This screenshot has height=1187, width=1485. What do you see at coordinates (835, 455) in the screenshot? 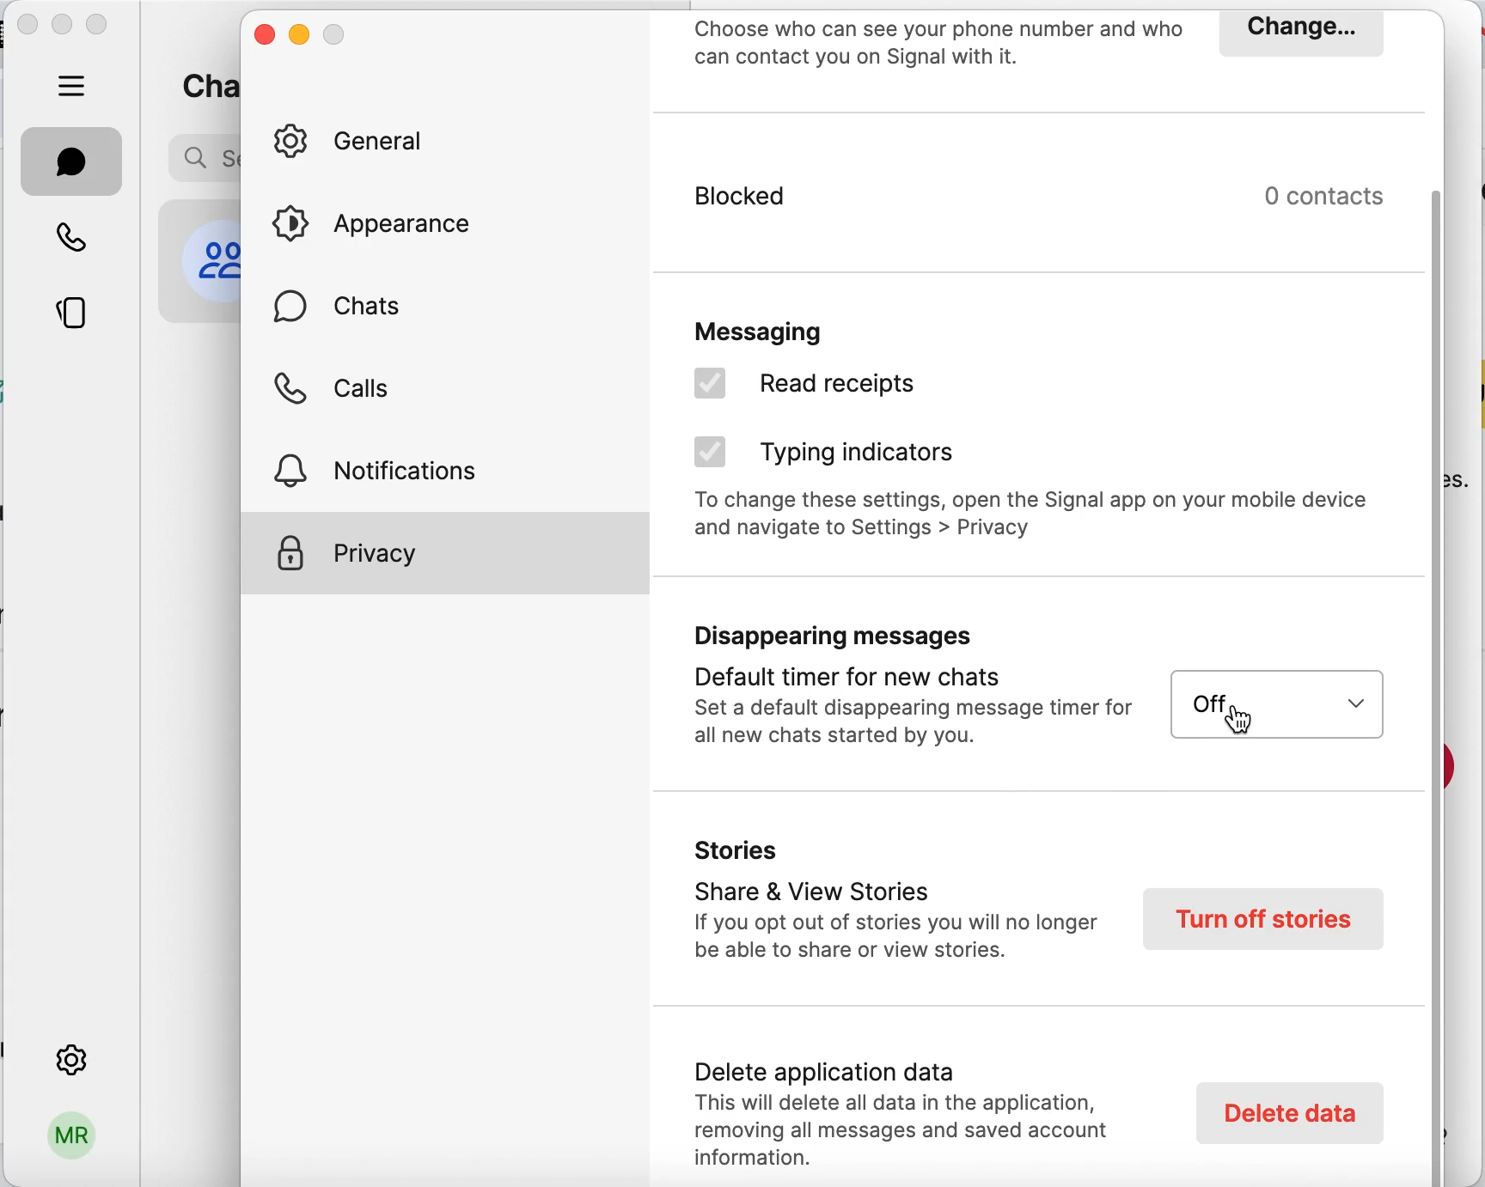
I see `typing indicators` at bounding box center [835, 455].